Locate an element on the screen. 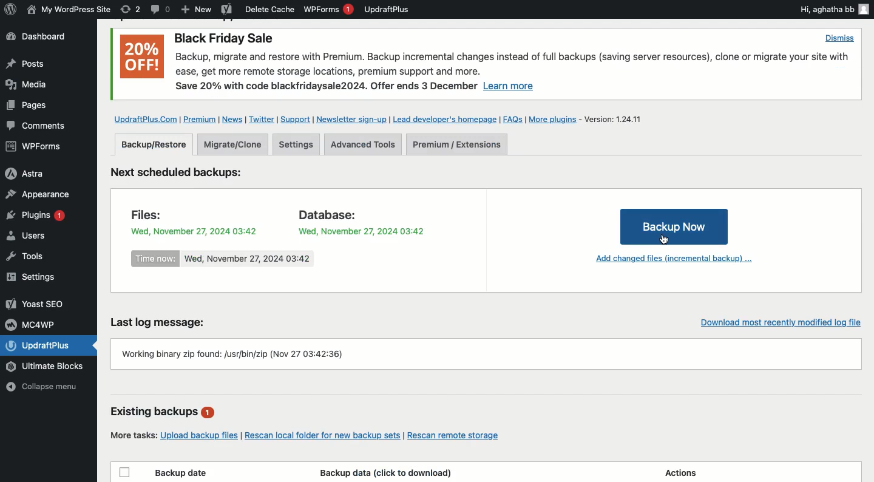 This screenshot has height=482, width=874. Premium extensions is located at coordinates (458, 145).